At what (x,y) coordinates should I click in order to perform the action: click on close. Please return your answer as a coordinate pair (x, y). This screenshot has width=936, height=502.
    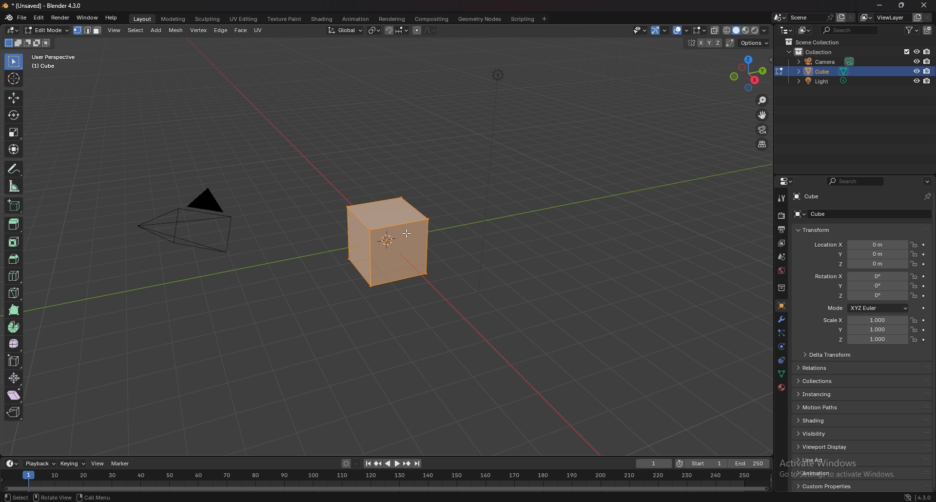
    Looking at the image, I should click on (925, 4).